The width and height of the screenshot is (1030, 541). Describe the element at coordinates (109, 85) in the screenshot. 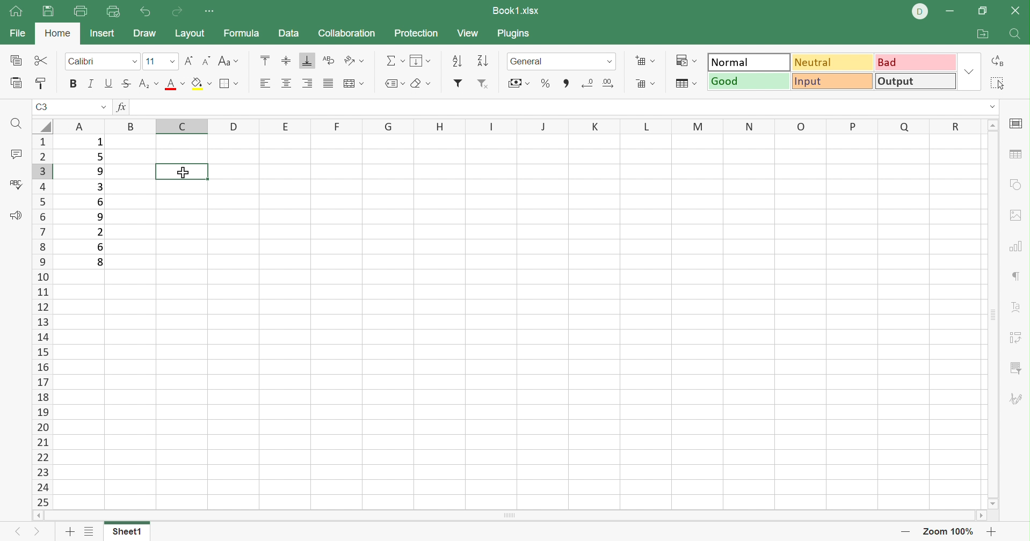

I see `Underline` at that location.